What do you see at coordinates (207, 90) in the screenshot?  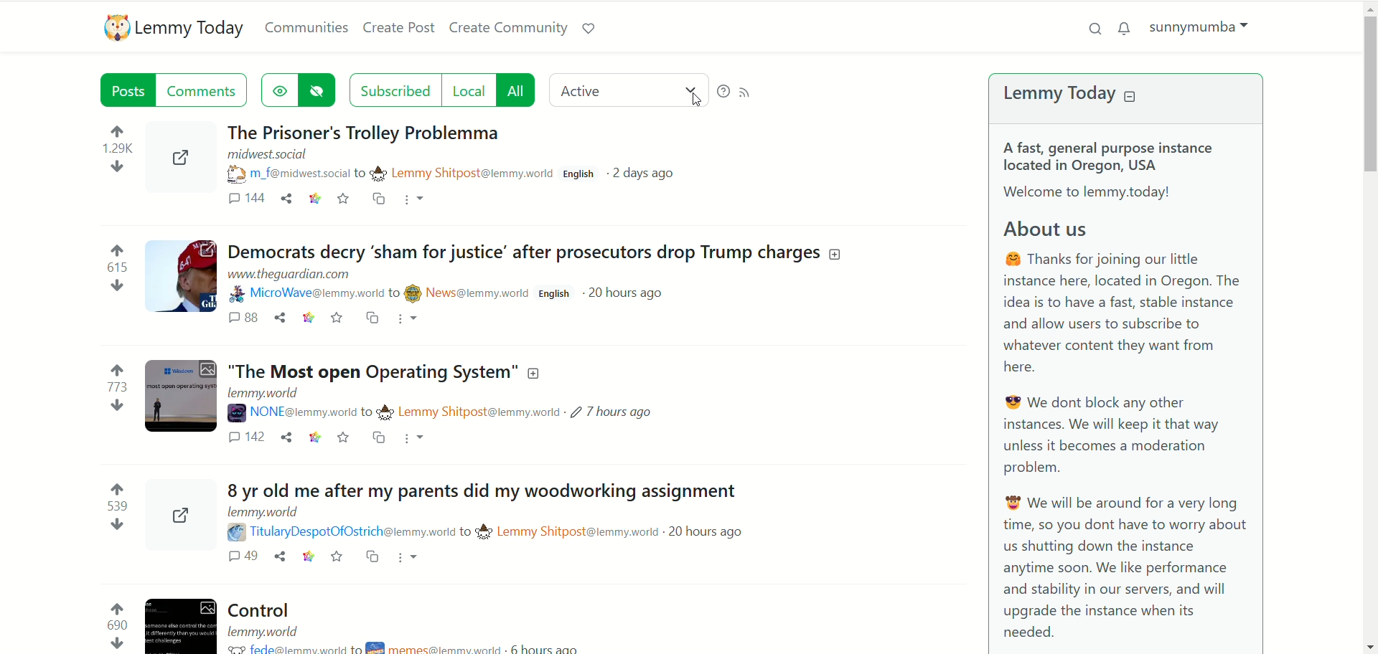 I see `comments` at bounding box center [207, 90].